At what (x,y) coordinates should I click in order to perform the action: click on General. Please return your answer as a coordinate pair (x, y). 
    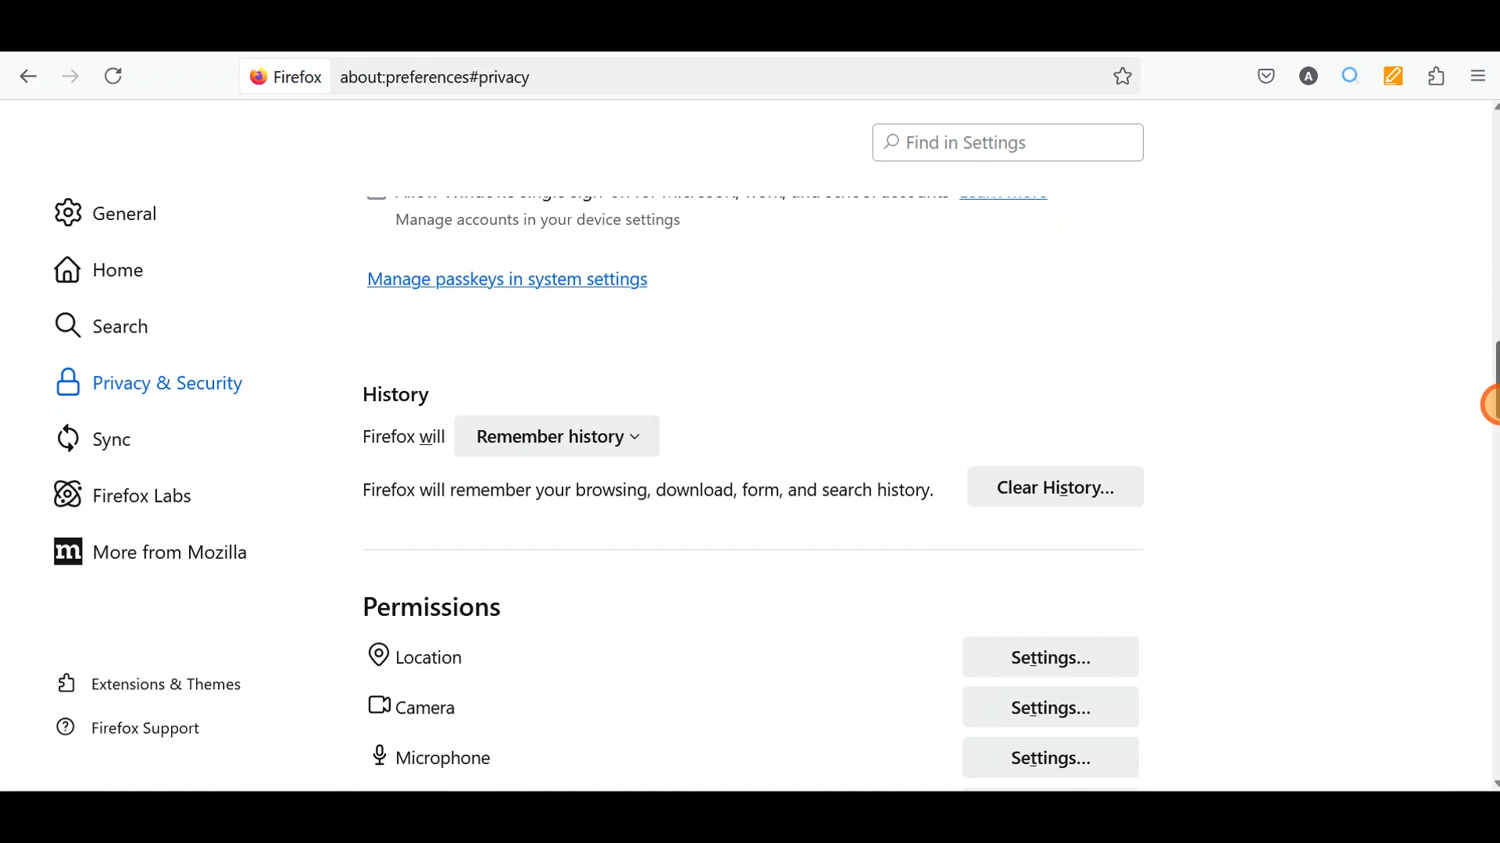
    Looking at the image, I should click on (107, 202).